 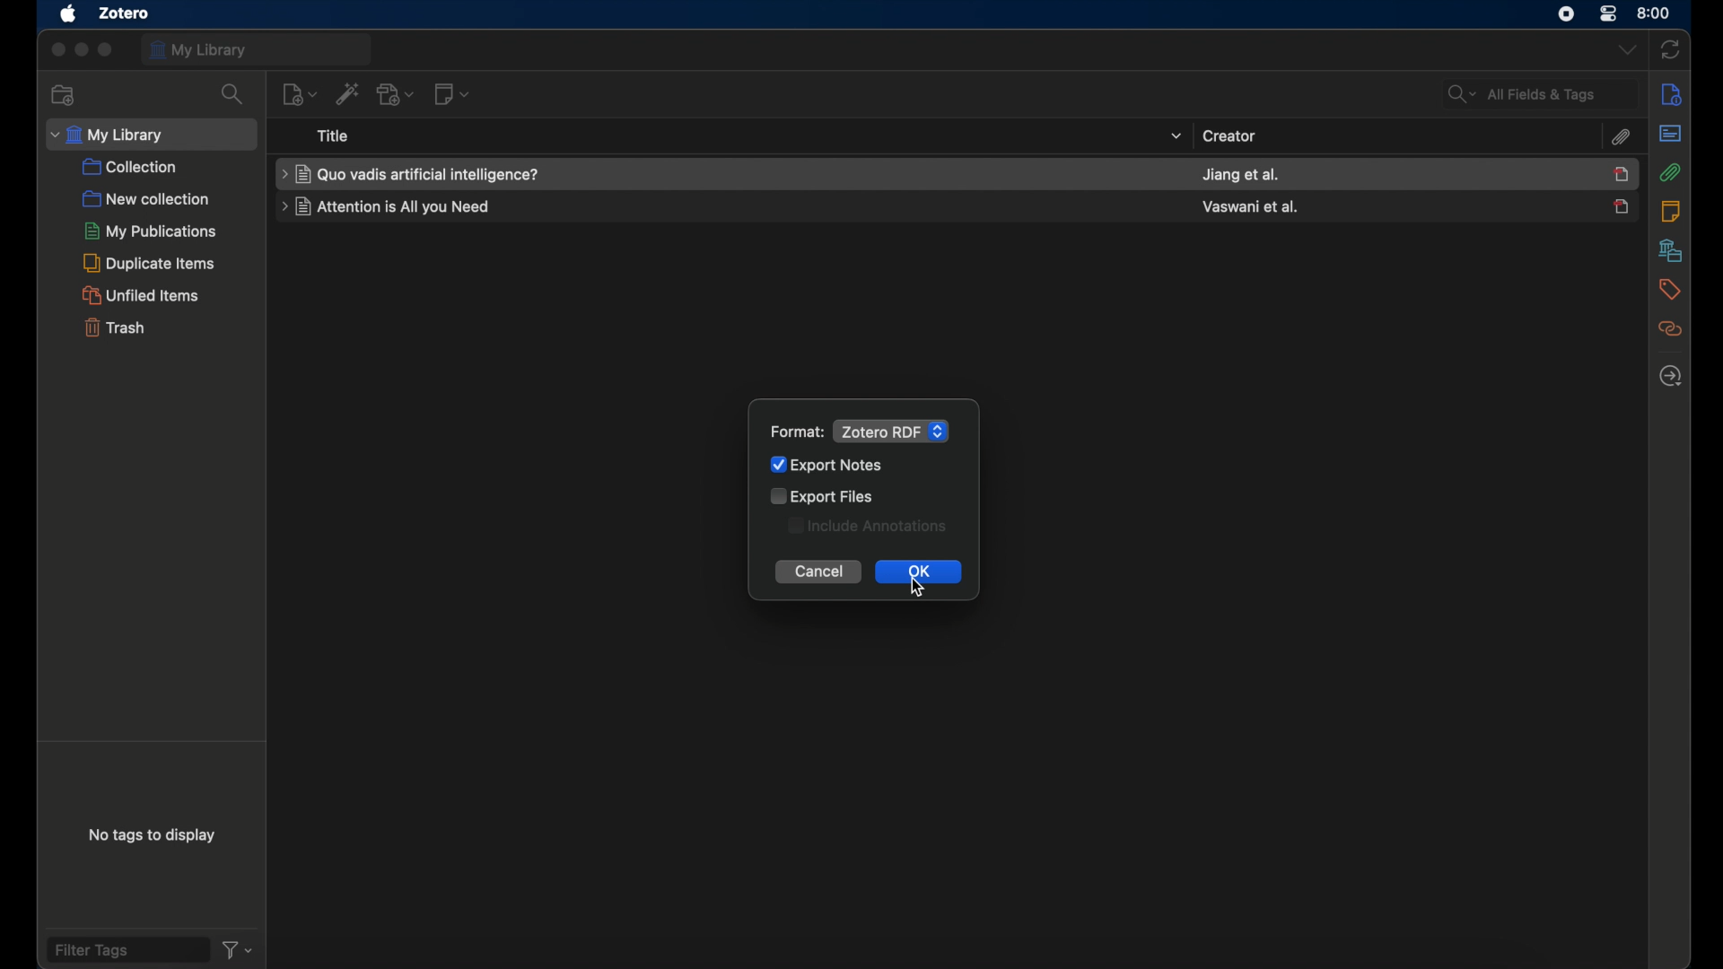 What do you see at coordinates (818, 572) in the screenshot?
I see `cancel` at bounding box center [818, 572].